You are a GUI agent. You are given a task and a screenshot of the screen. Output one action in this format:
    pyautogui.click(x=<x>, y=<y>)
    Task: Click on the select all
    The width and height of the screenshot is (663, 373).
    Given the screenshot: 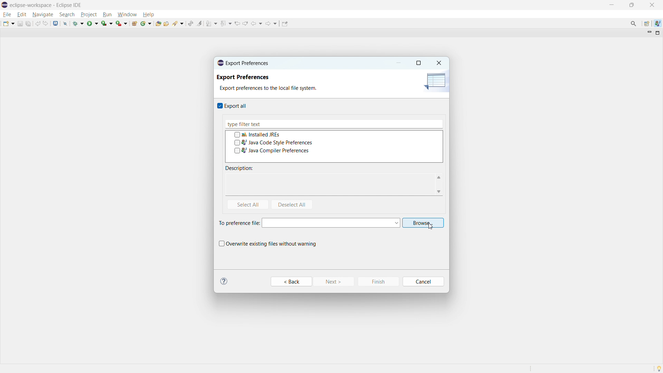 What is the action you would take?
    pyautogui.click(x=248, y=204)
    